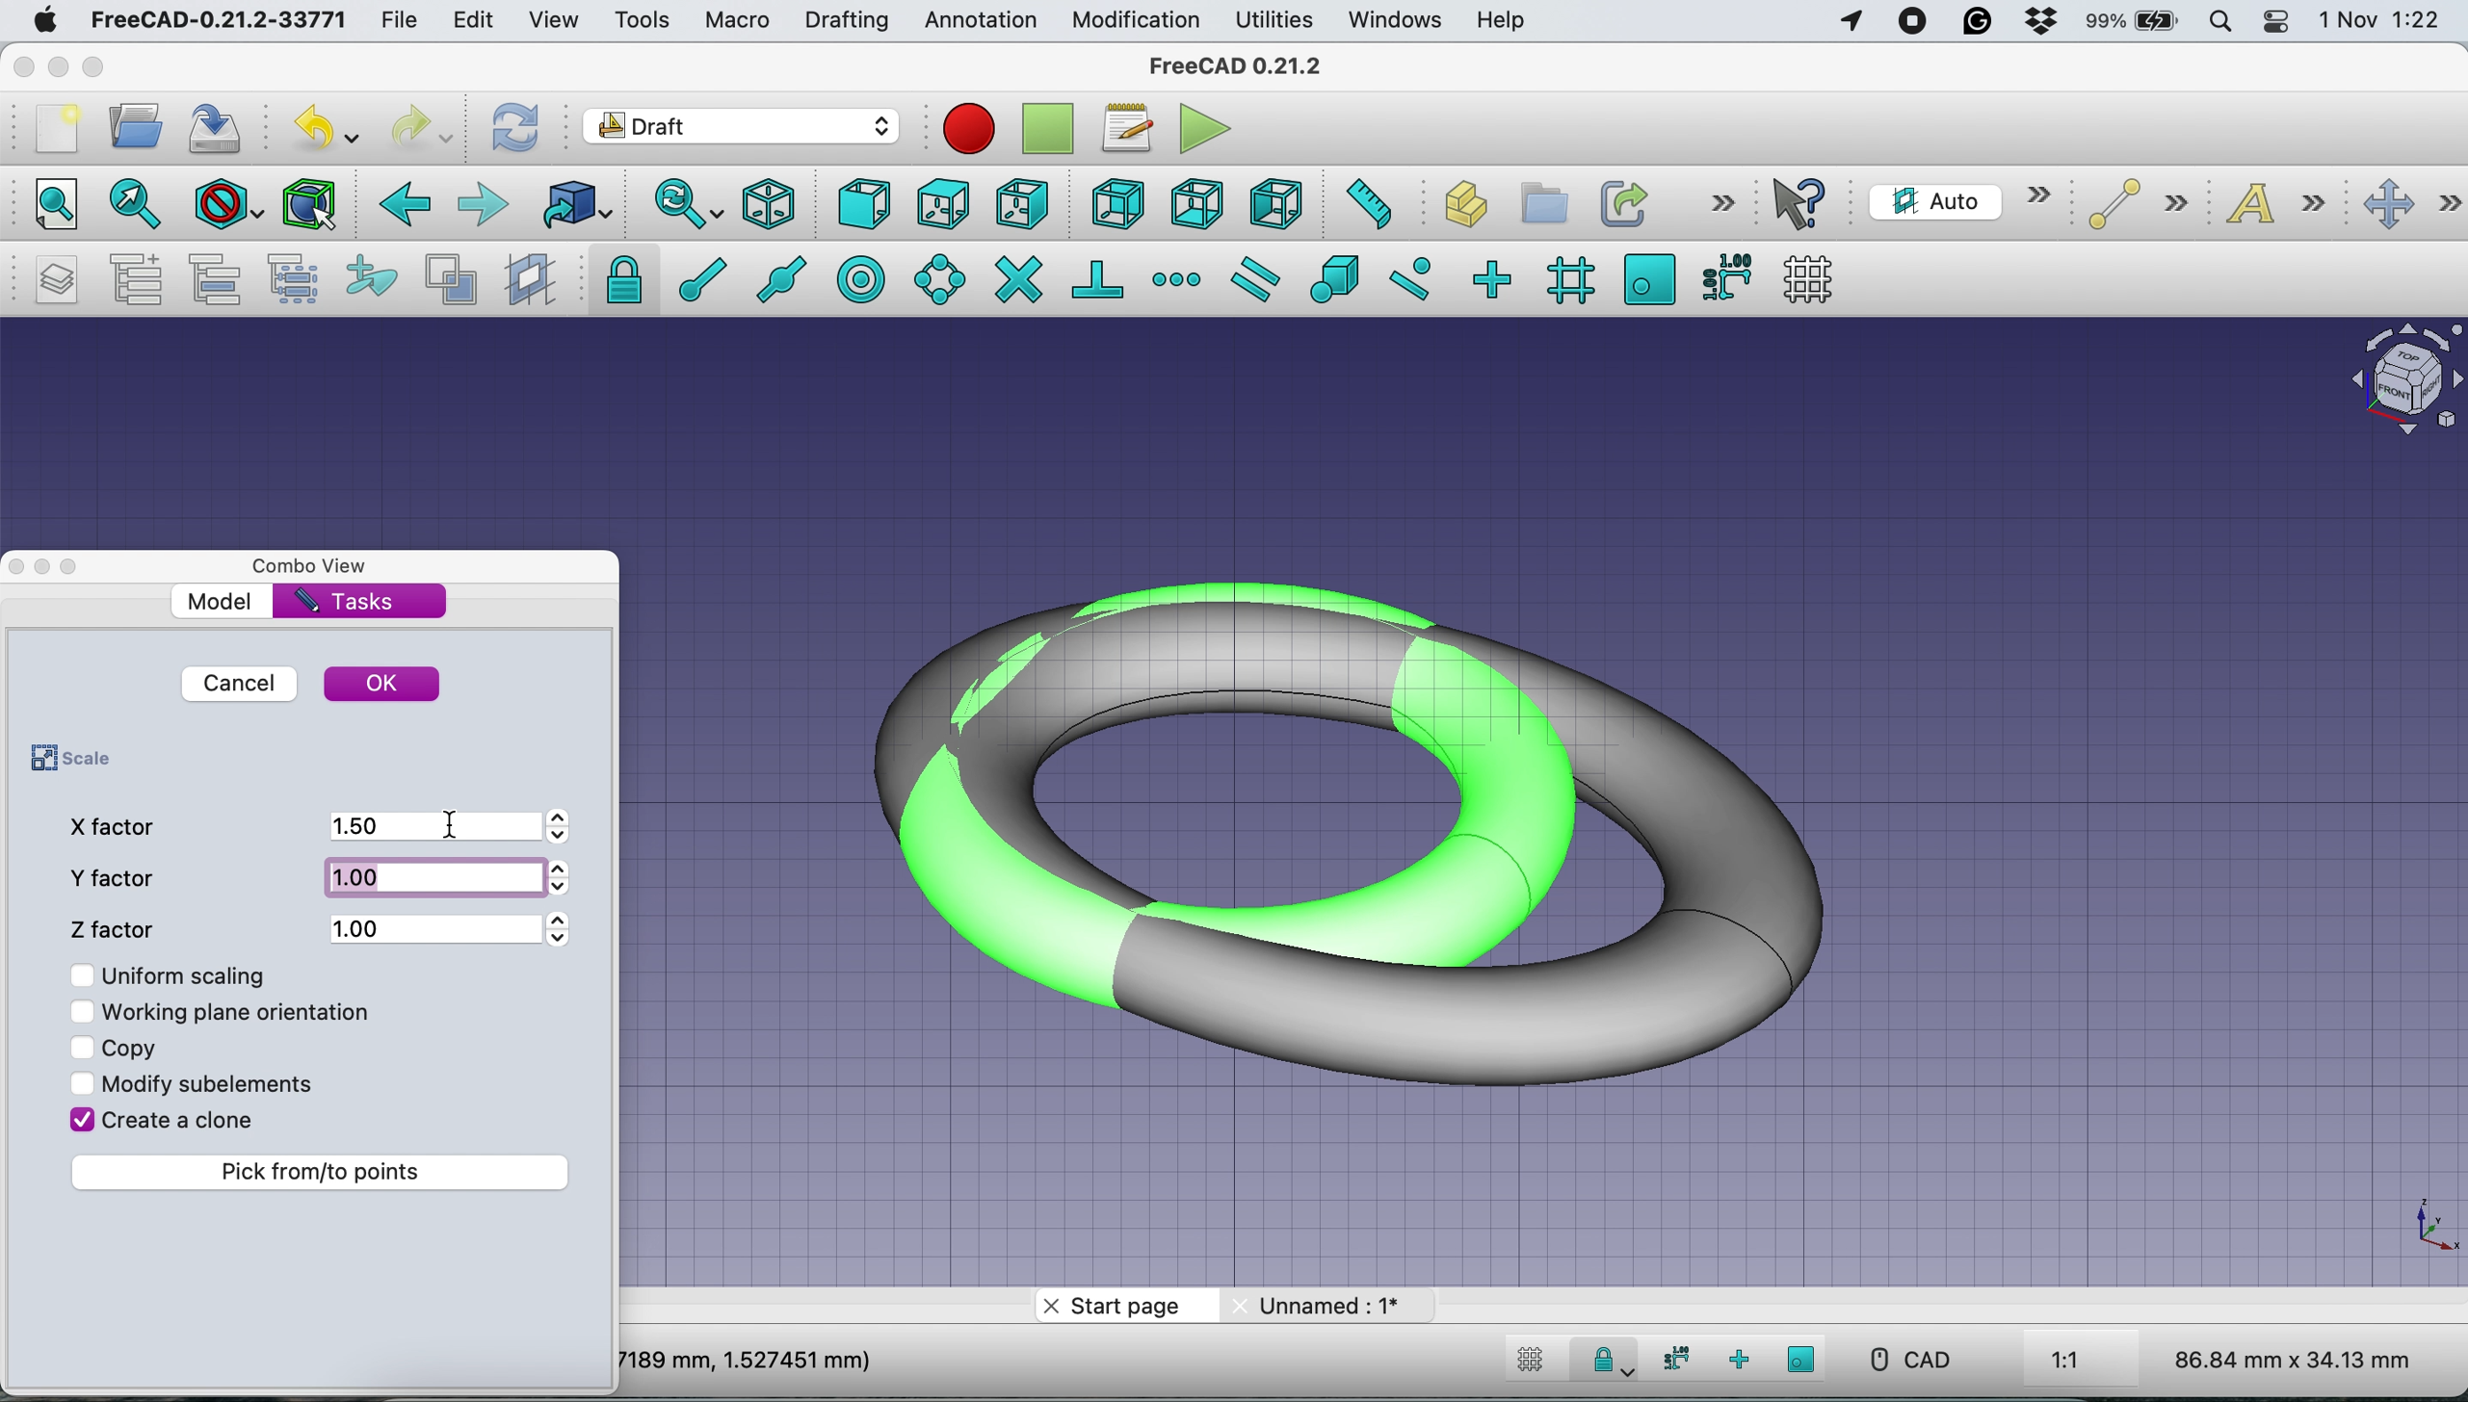 The height and width of the screenshot is (1402, 2468). What do you see at coordinates (2397, 379) in the screenshot?
I see `Navigation Cube` at bounding box center [2397, 379].